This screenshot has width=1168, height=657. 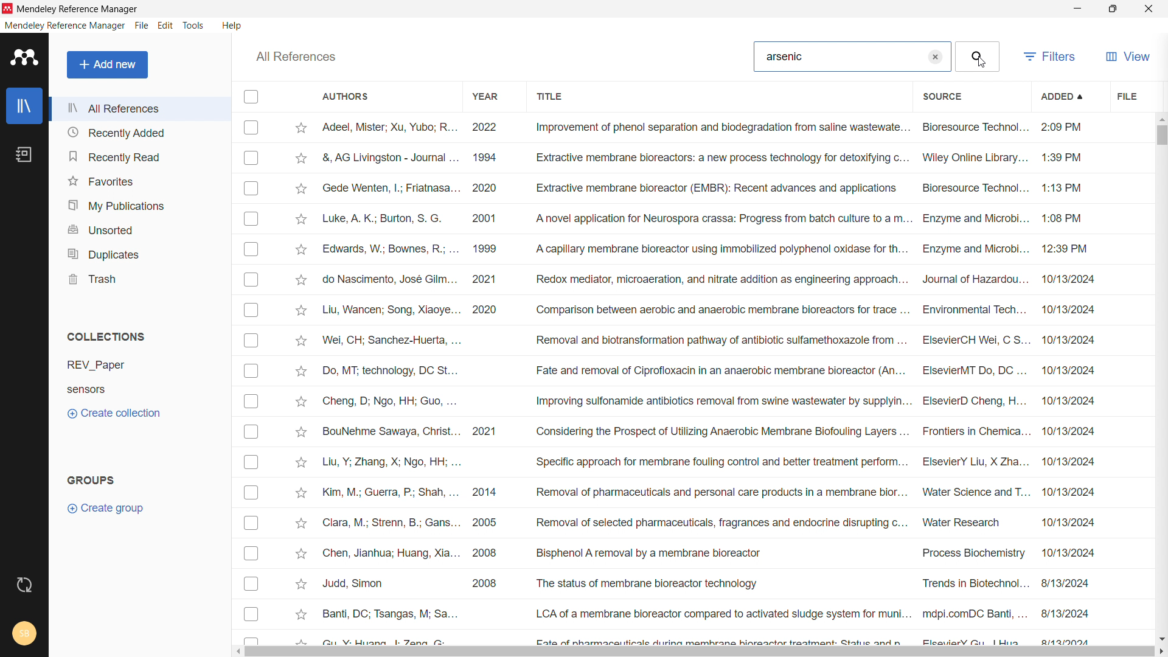 What do you see at coordinates (1139, 96) in the screenshot?
I see `file` at bounding box center [1139, 96].